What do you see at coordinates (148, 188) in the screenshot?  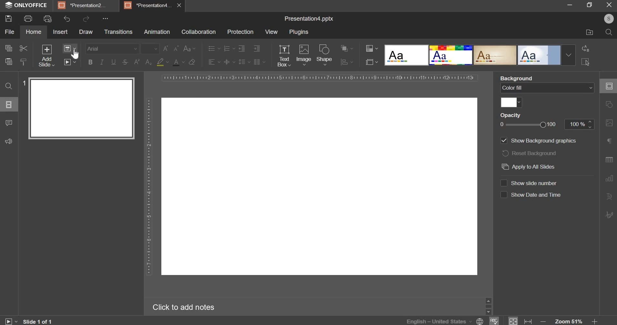 I see `vertical scale` at bounding box center [148, 188].